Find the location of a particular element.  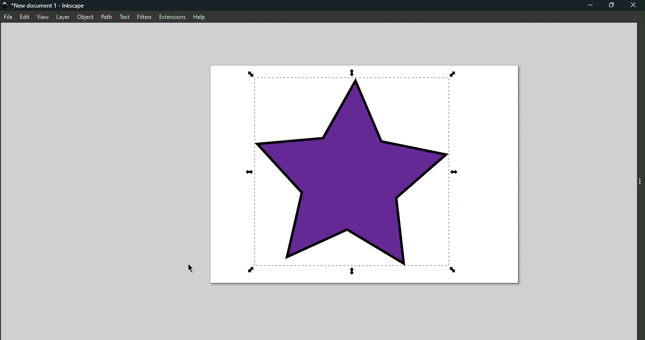

Path is located at coordinates (106, 17).